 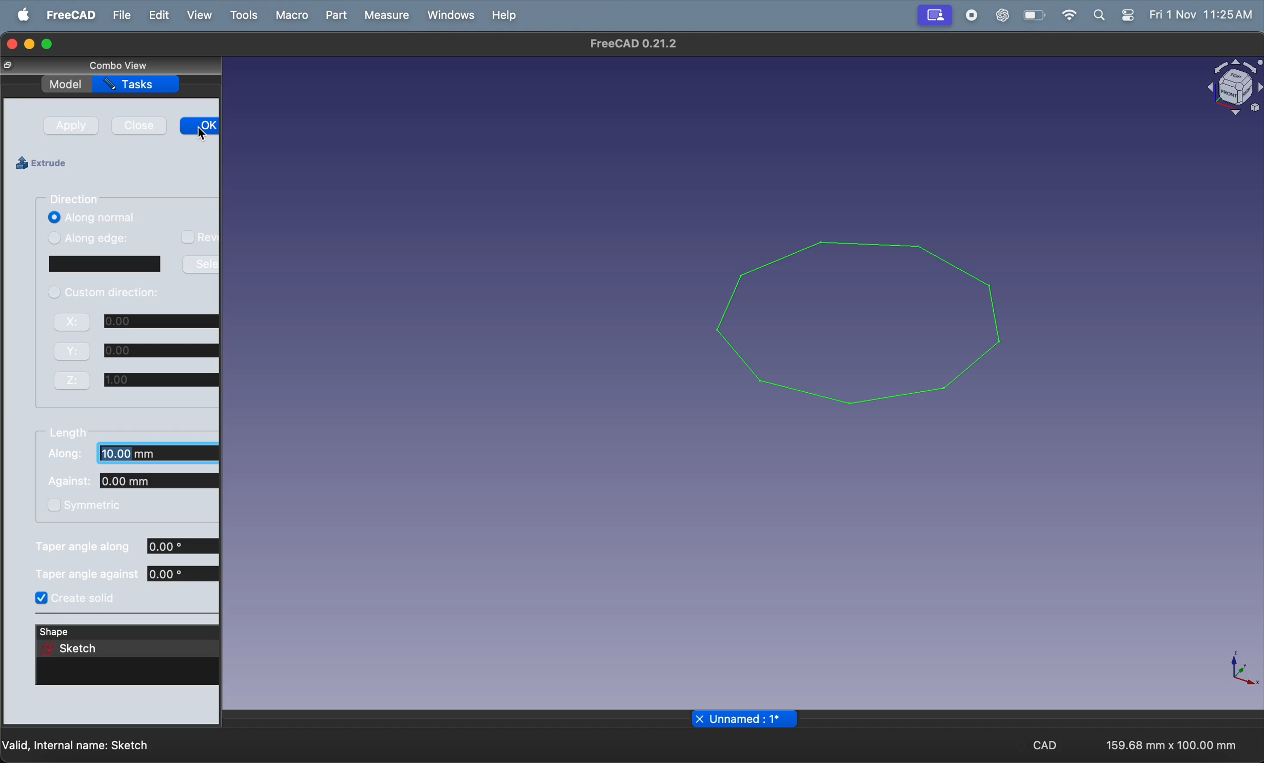 I want to click on 159.68 mm x 100.00 mm, so click(x=1170, y=744).